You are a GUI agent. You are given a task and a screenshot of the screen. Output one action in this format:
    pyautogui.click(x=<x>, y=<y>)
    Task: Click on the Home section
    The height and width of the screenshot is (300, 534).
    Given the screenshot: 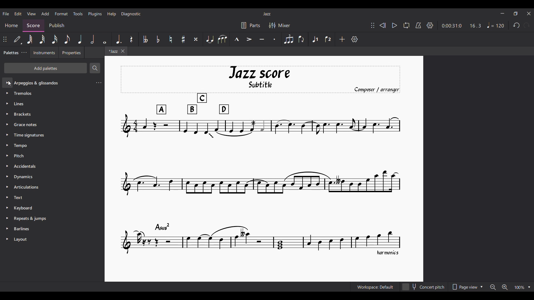 What is the action you would take?
    pyautogui.click(x=11, y=26)
    